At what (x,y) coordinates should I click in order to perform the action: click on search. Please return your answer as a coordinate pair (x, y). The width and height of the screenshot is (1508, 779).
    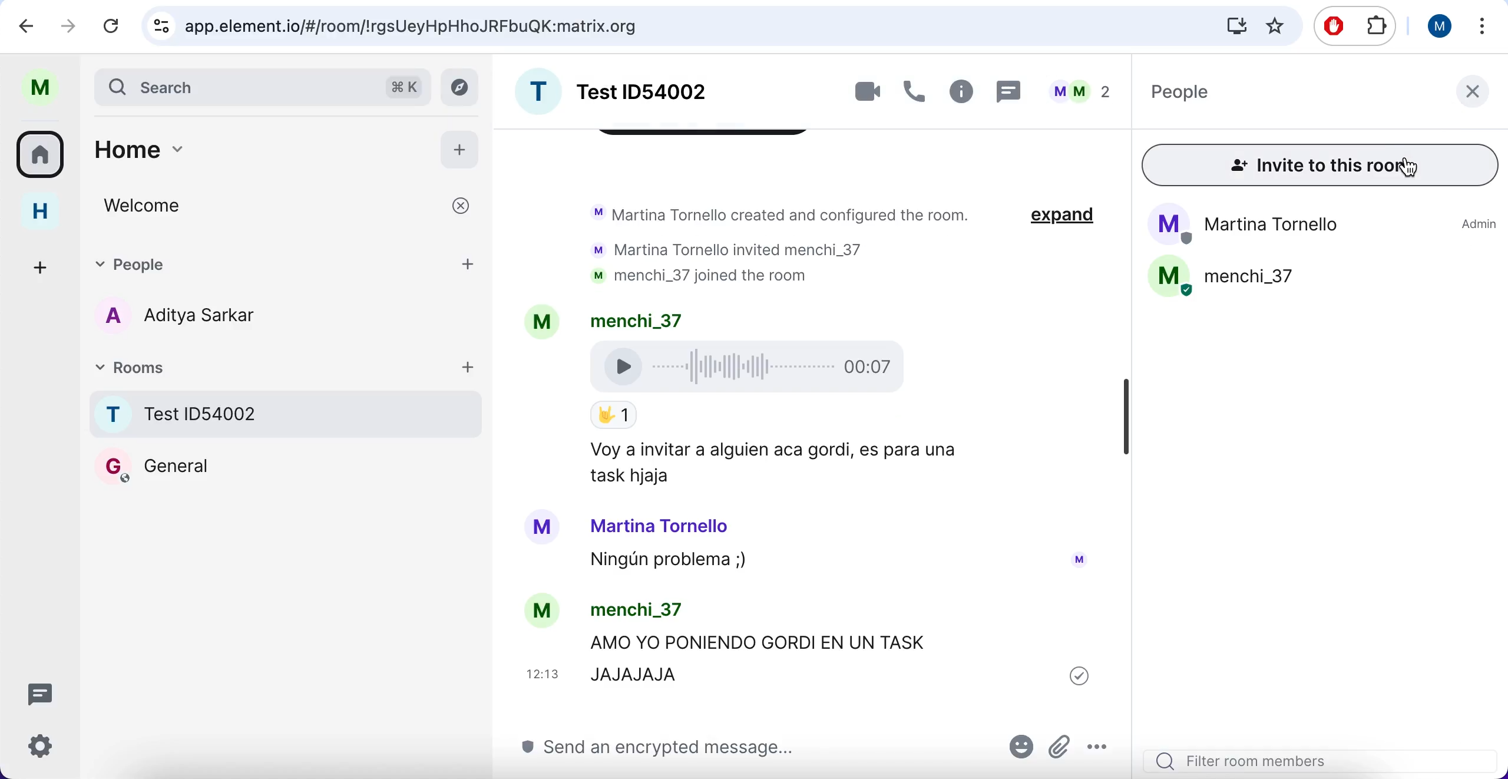
    Looking at the image, I should click on (669, 26).